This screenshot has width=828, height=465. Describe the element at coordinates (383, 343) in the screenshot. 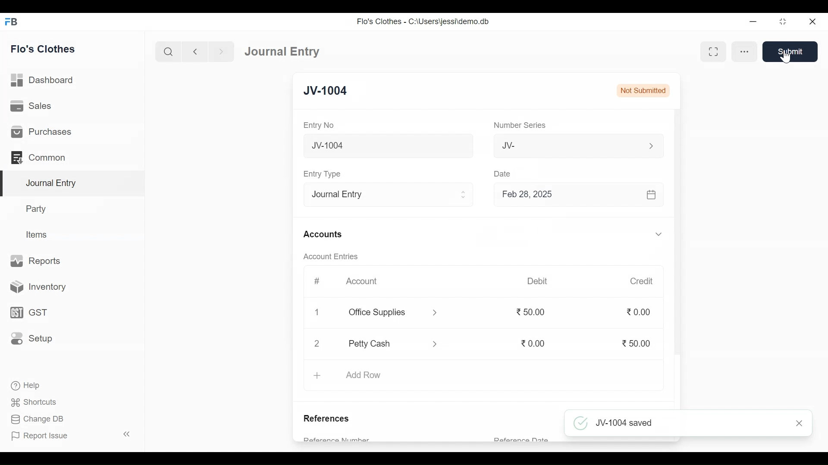

I see `Petty Cash` at that location.